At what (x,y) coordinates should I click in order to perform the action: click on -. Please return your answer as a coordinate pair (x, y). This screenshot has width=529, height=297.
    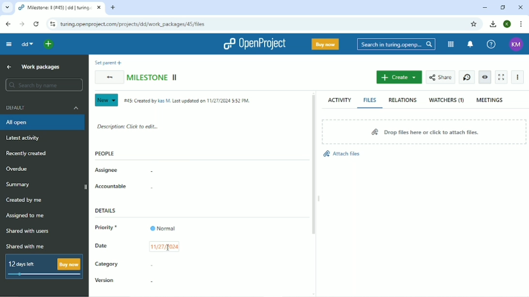
    Looking at the image, I should click on (151, 282).